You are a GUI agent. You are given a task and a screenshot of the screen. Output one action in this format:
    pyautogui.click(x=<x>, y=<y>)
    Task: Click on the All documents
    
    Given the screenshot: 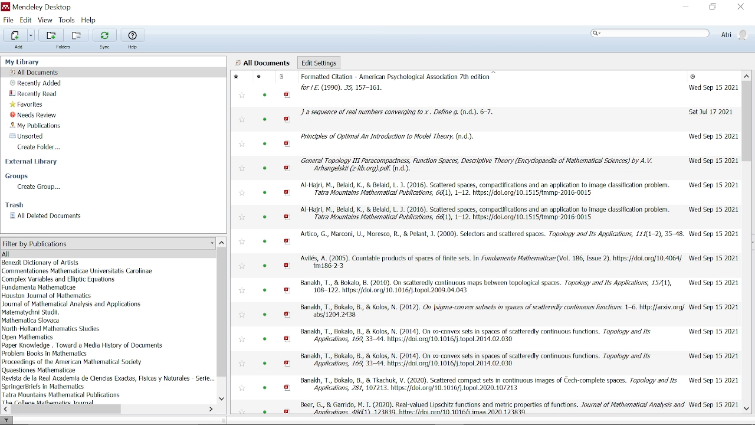 What is the action you would take?
    pyautogui.click(x=262, y=63)
    